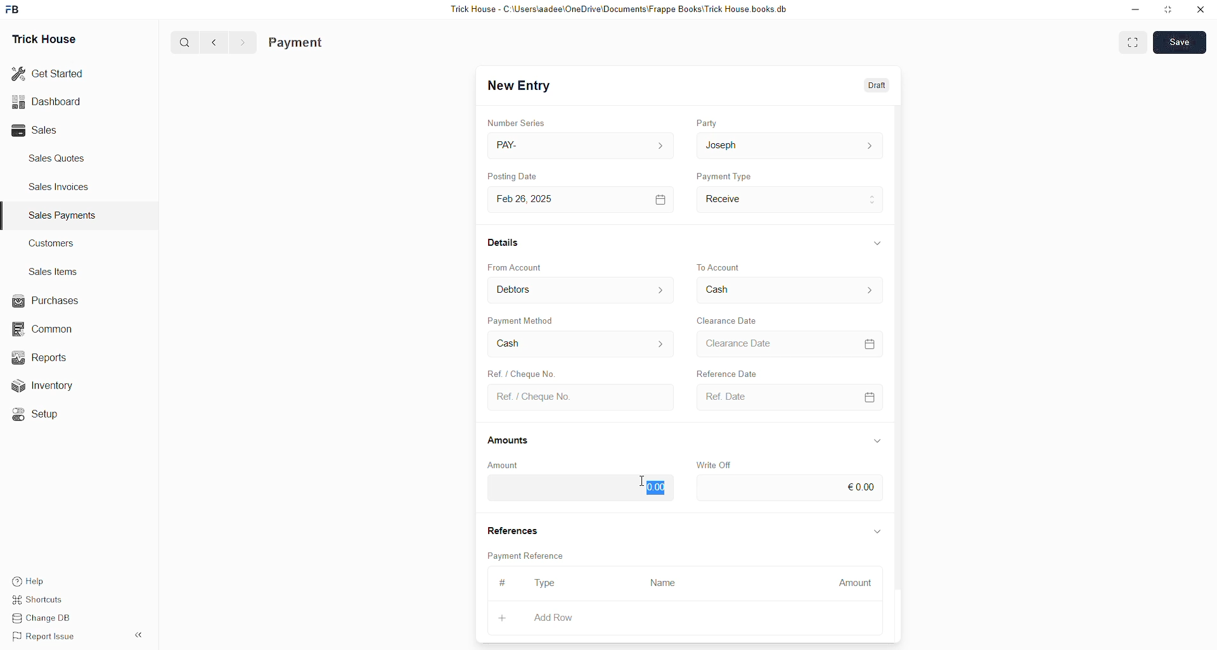 The height and width of the screenshot is (650, 1217). Describe the element at coordinates (620, 10) in the screenshot. I see `Trick House - C:\Users\aadee\OneDrive\Documents\Frappe Books\Trick House books db` at that location.